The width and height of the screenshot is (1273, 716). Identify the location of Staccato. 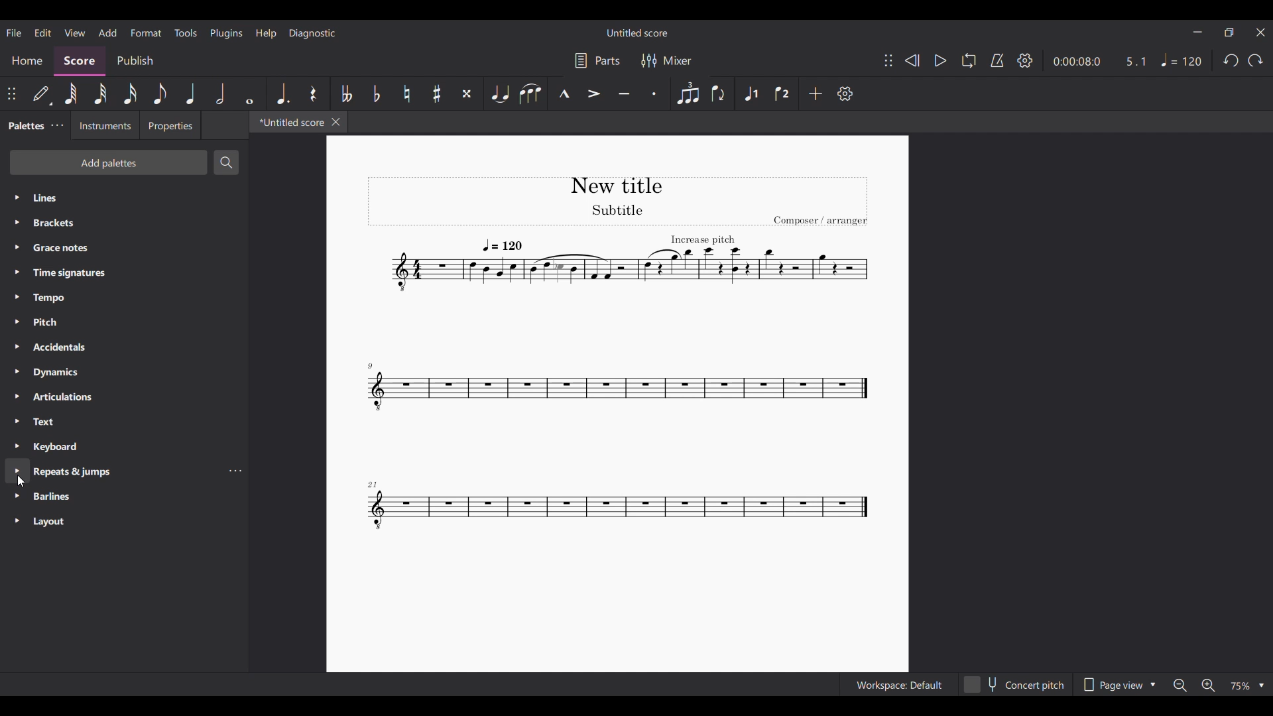
(654, 93).